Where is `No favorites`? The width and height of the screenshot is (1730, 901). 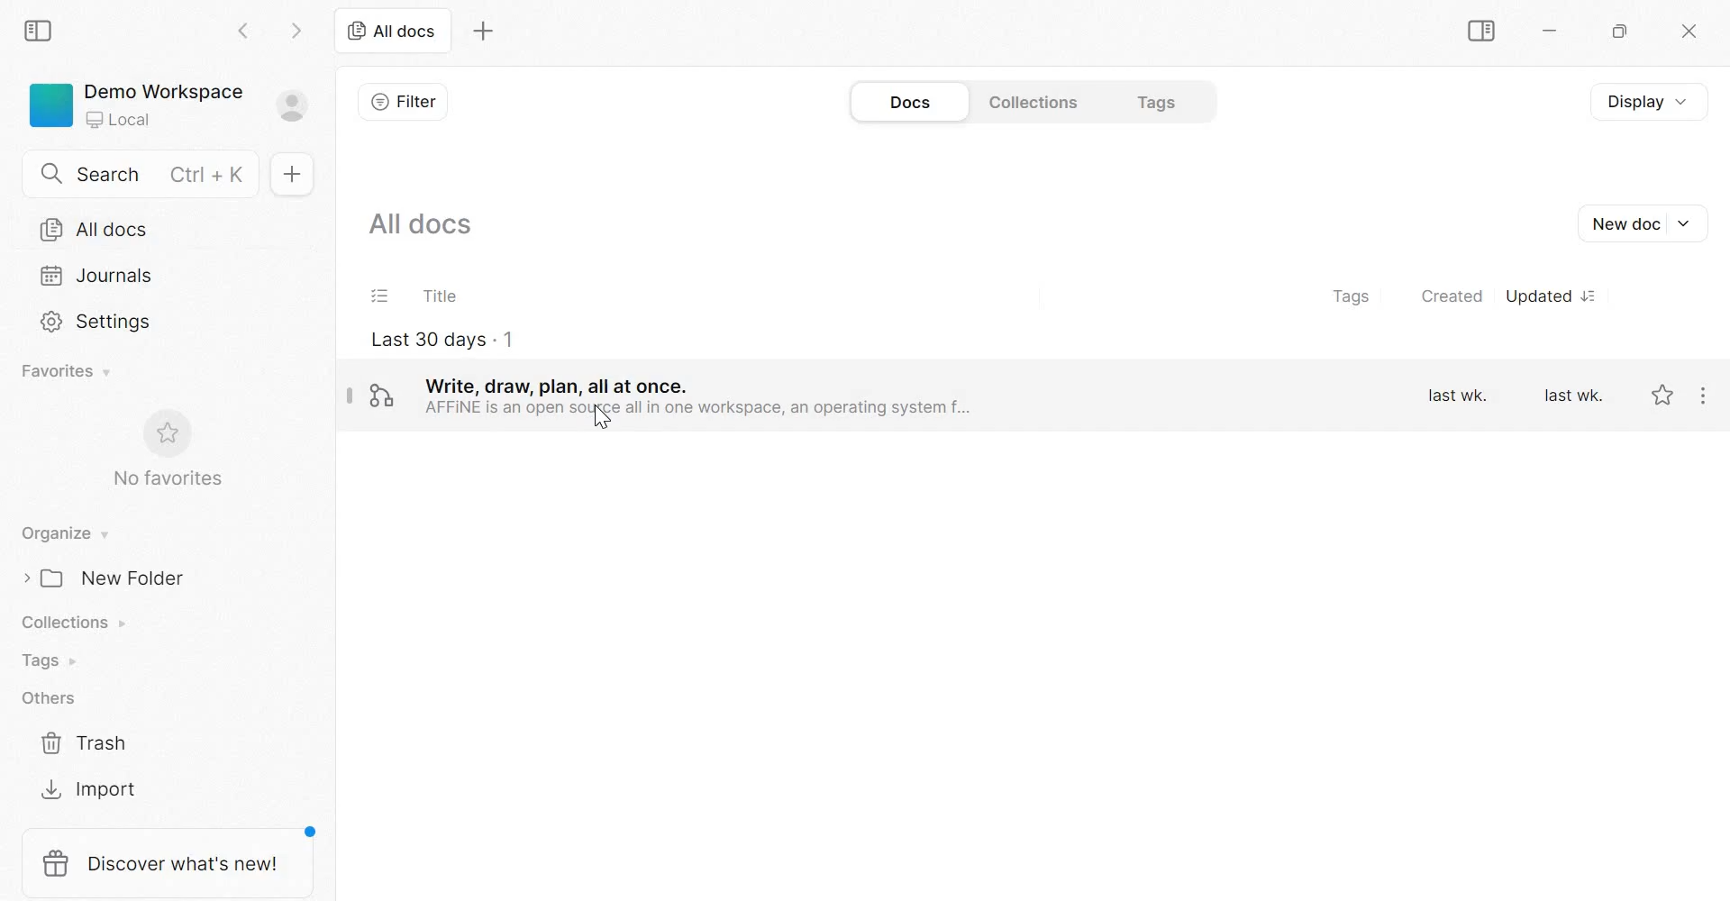 No favorites is located at coordinates (168, 481).